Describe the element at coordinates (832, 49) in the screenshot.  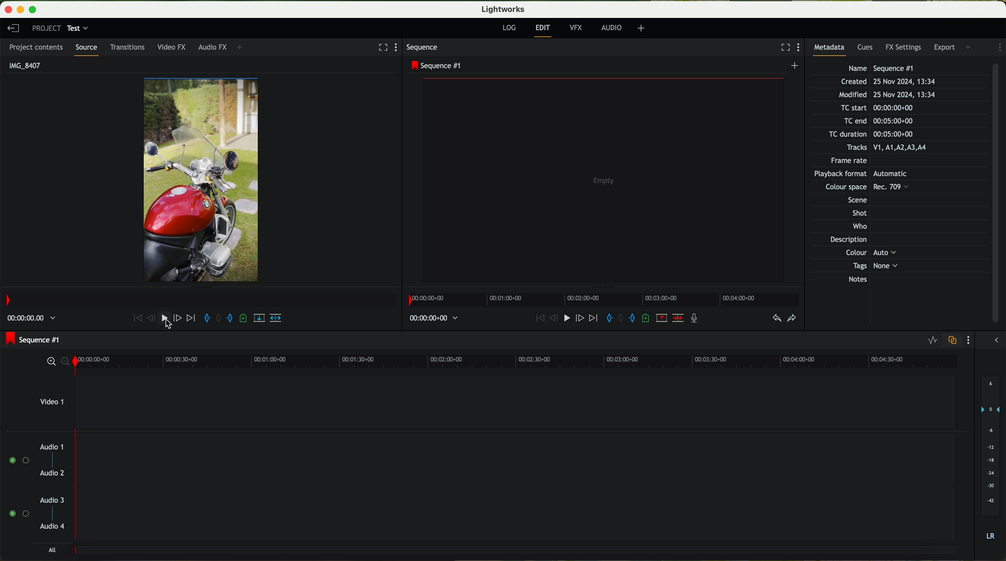
I see `metadata` at that location.